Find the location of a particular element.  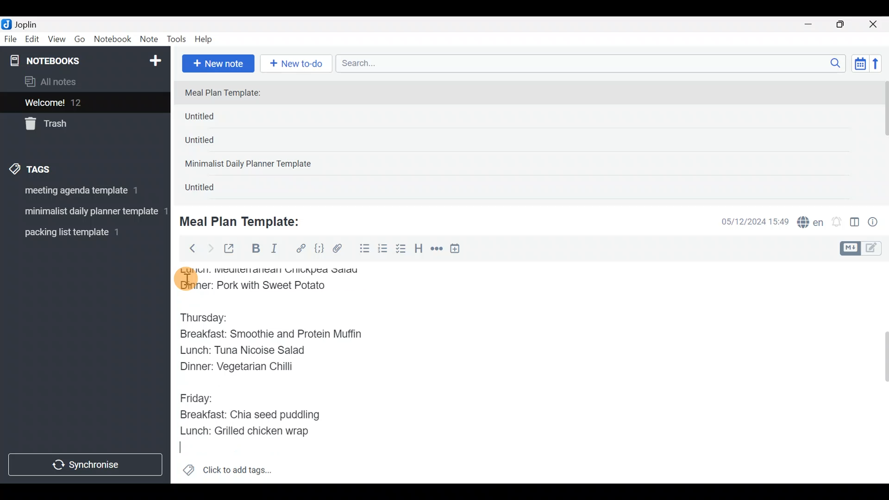

Scroll bar is located at coordinates (879, 372).